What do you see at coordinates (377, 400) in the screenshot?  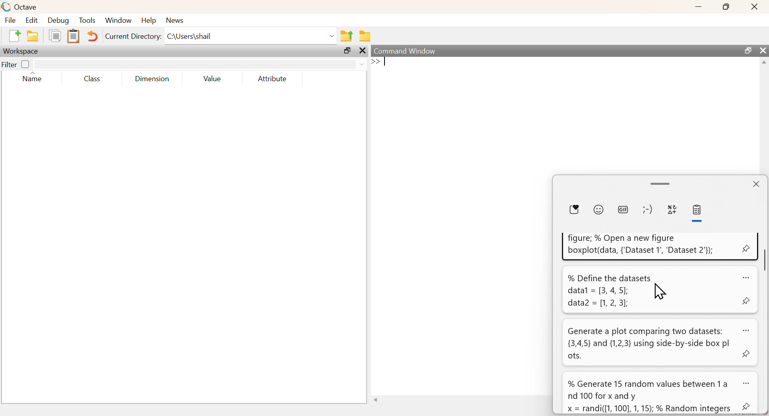 I see `scroll left` at bounding box center [377, 400].